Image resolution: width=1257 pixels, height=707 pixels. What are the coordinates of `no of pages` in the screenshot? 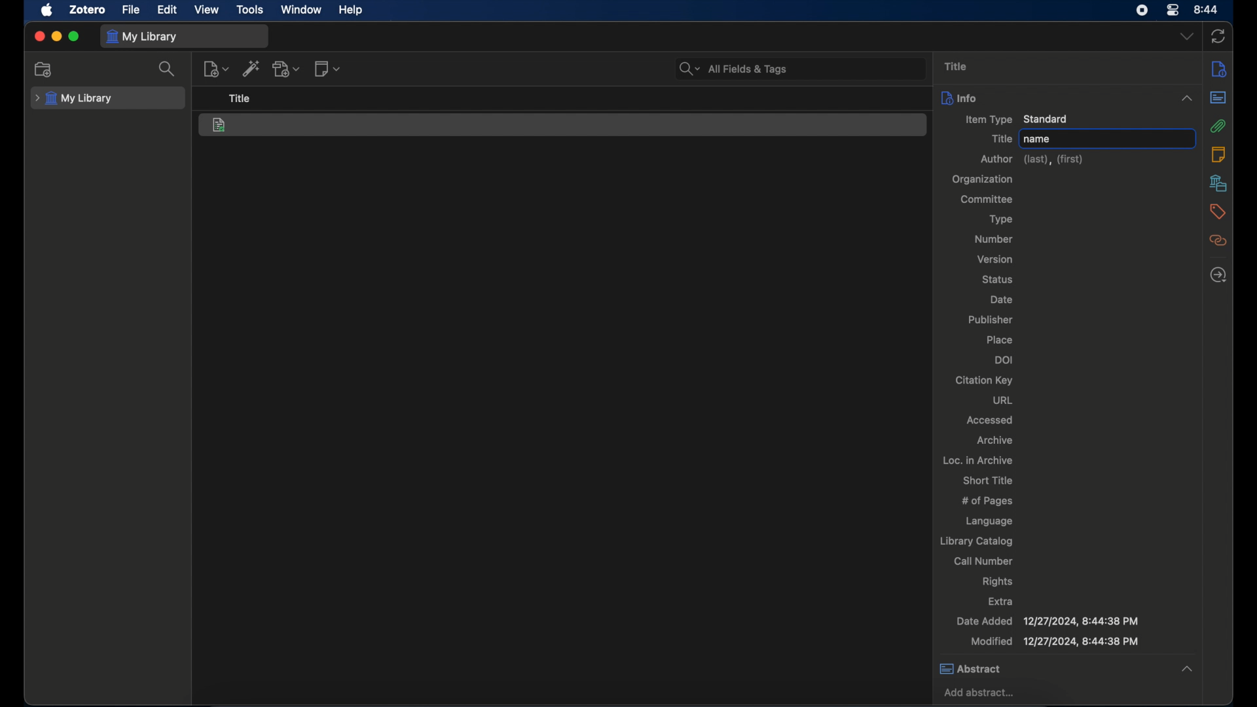 It's located at (989, 501).